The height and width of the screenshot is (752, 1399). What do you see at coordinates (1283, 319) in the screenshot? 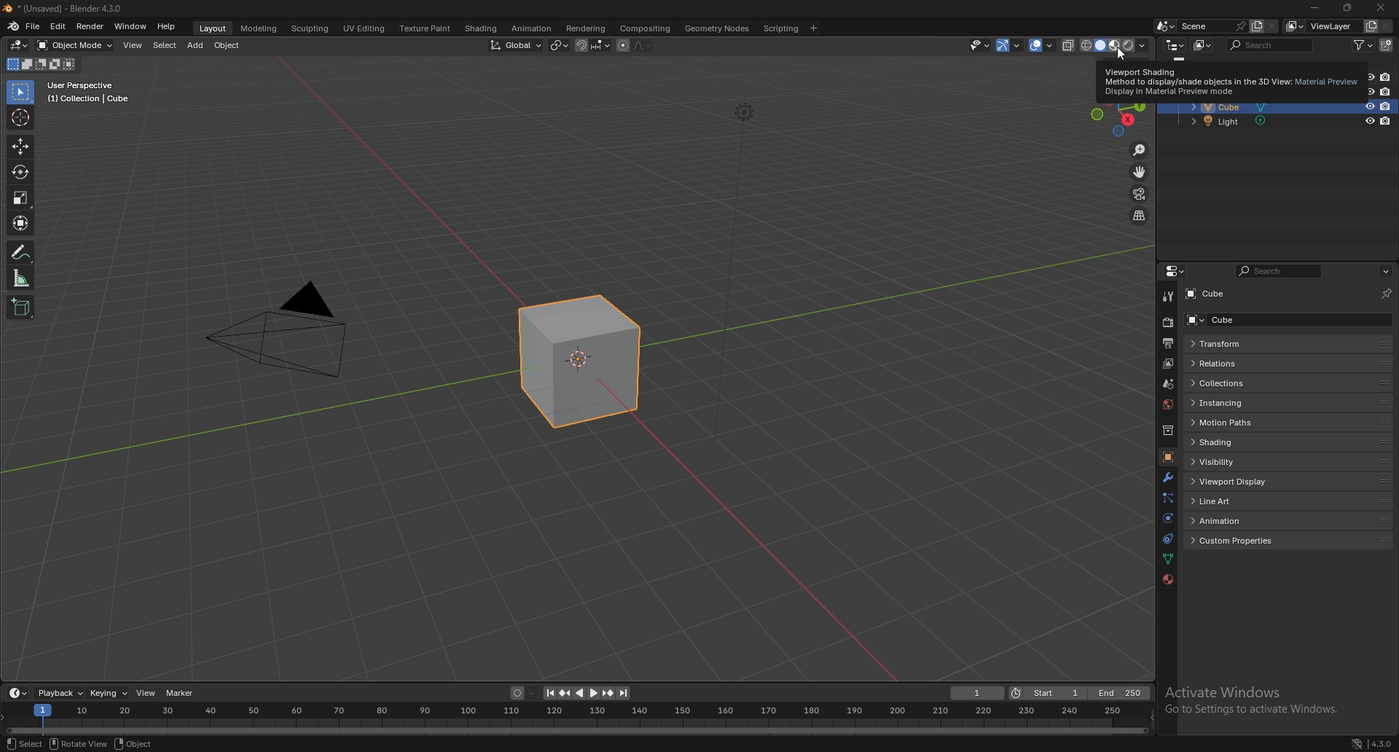
I see `cube` at bounding box center [1283, 319].